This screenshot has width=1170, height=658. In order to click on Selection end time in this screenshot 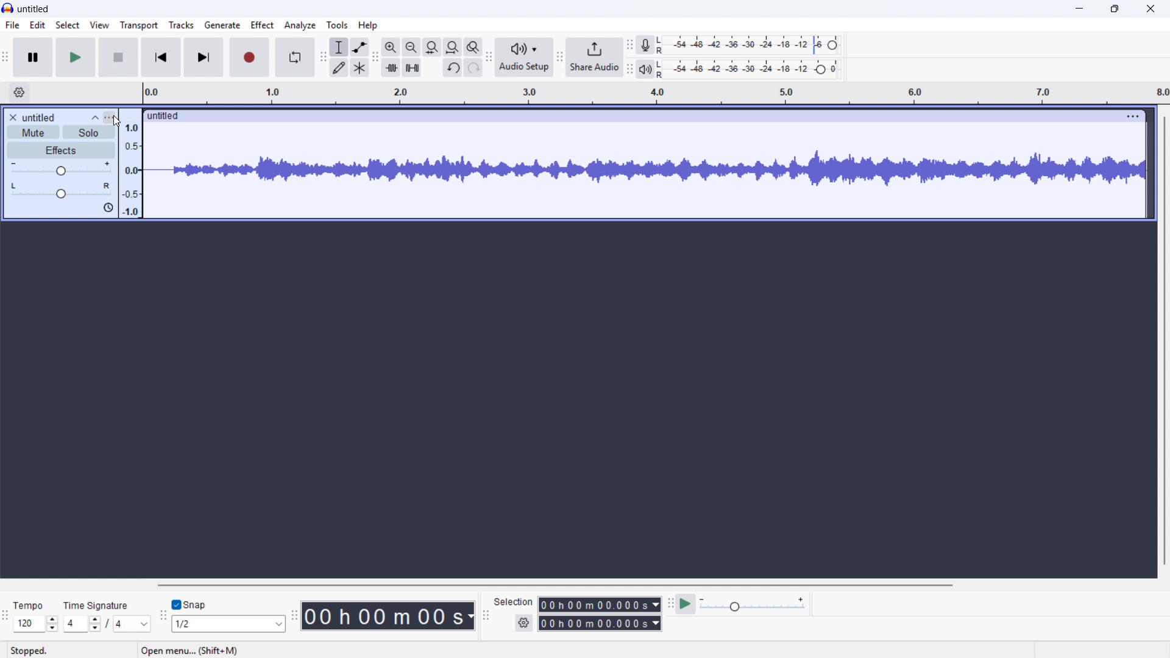, I will do `click(599, 623)`.